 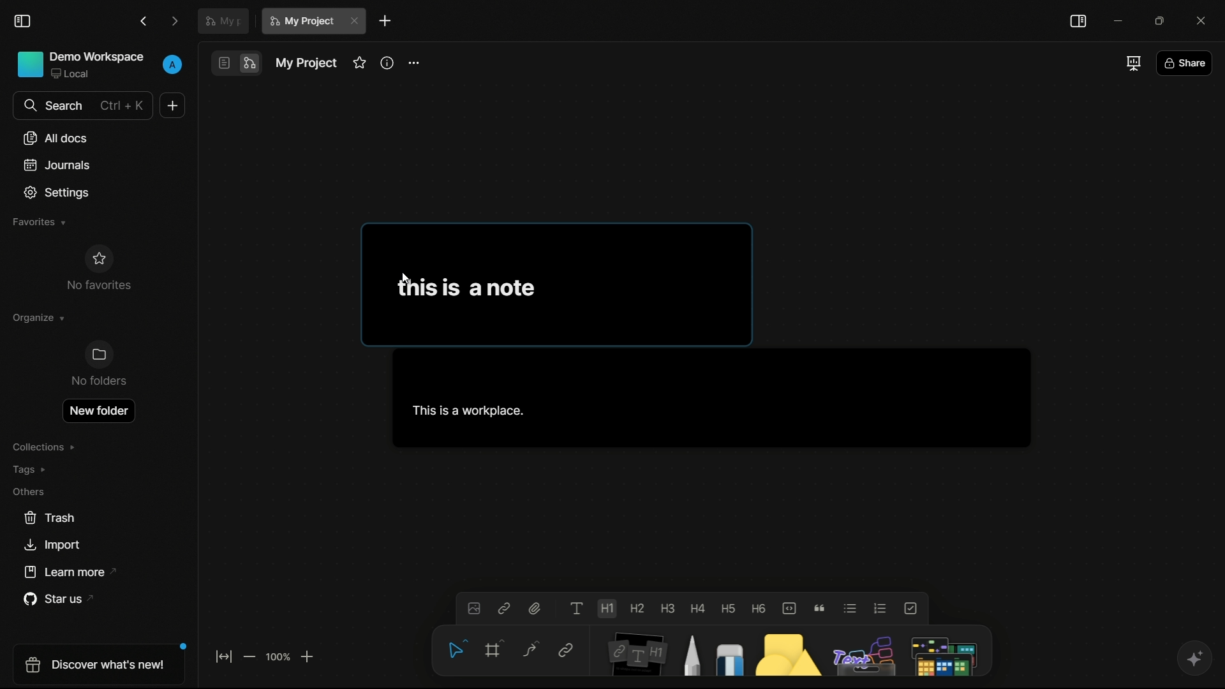 What do you see at coordinates (408, 280) in the screenshot?
I see `cursor` at bounding box center [408, 280].